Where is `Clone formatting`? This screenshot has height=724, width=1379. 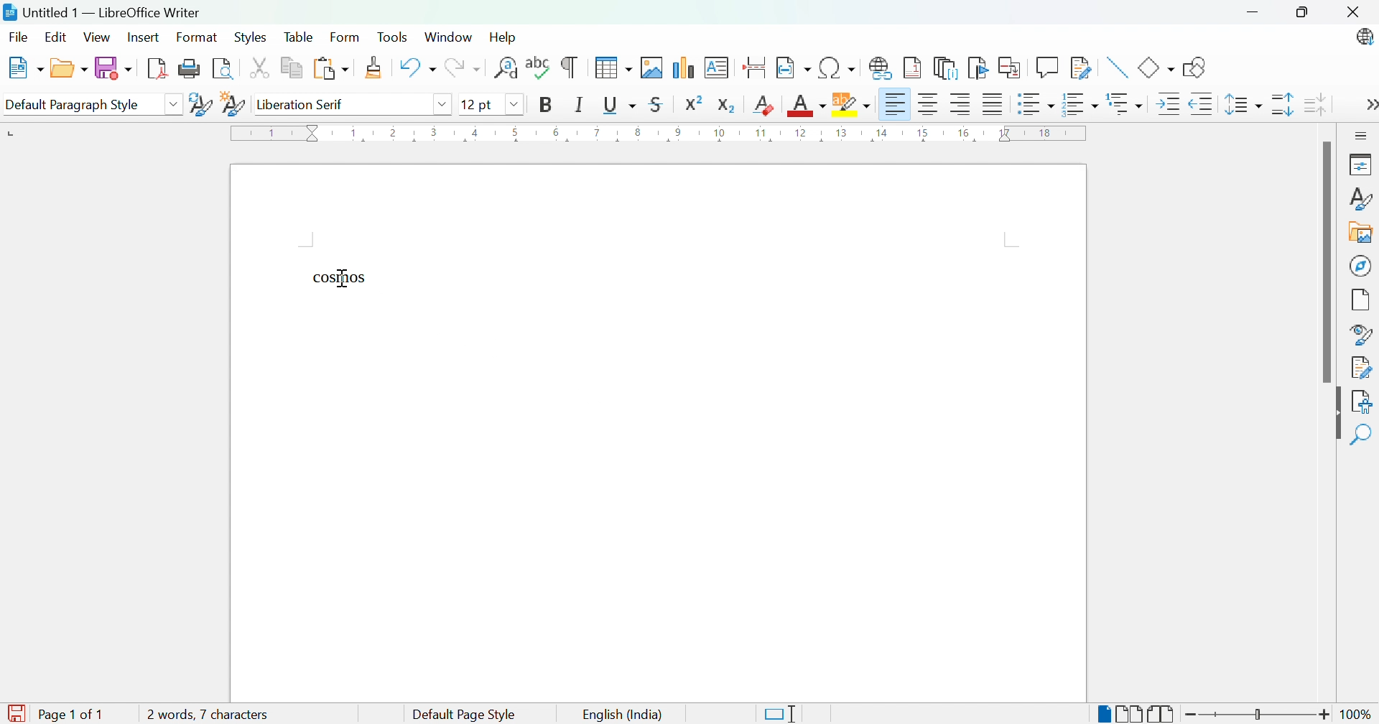 Clone formatting is located at coordinates (377, 68).